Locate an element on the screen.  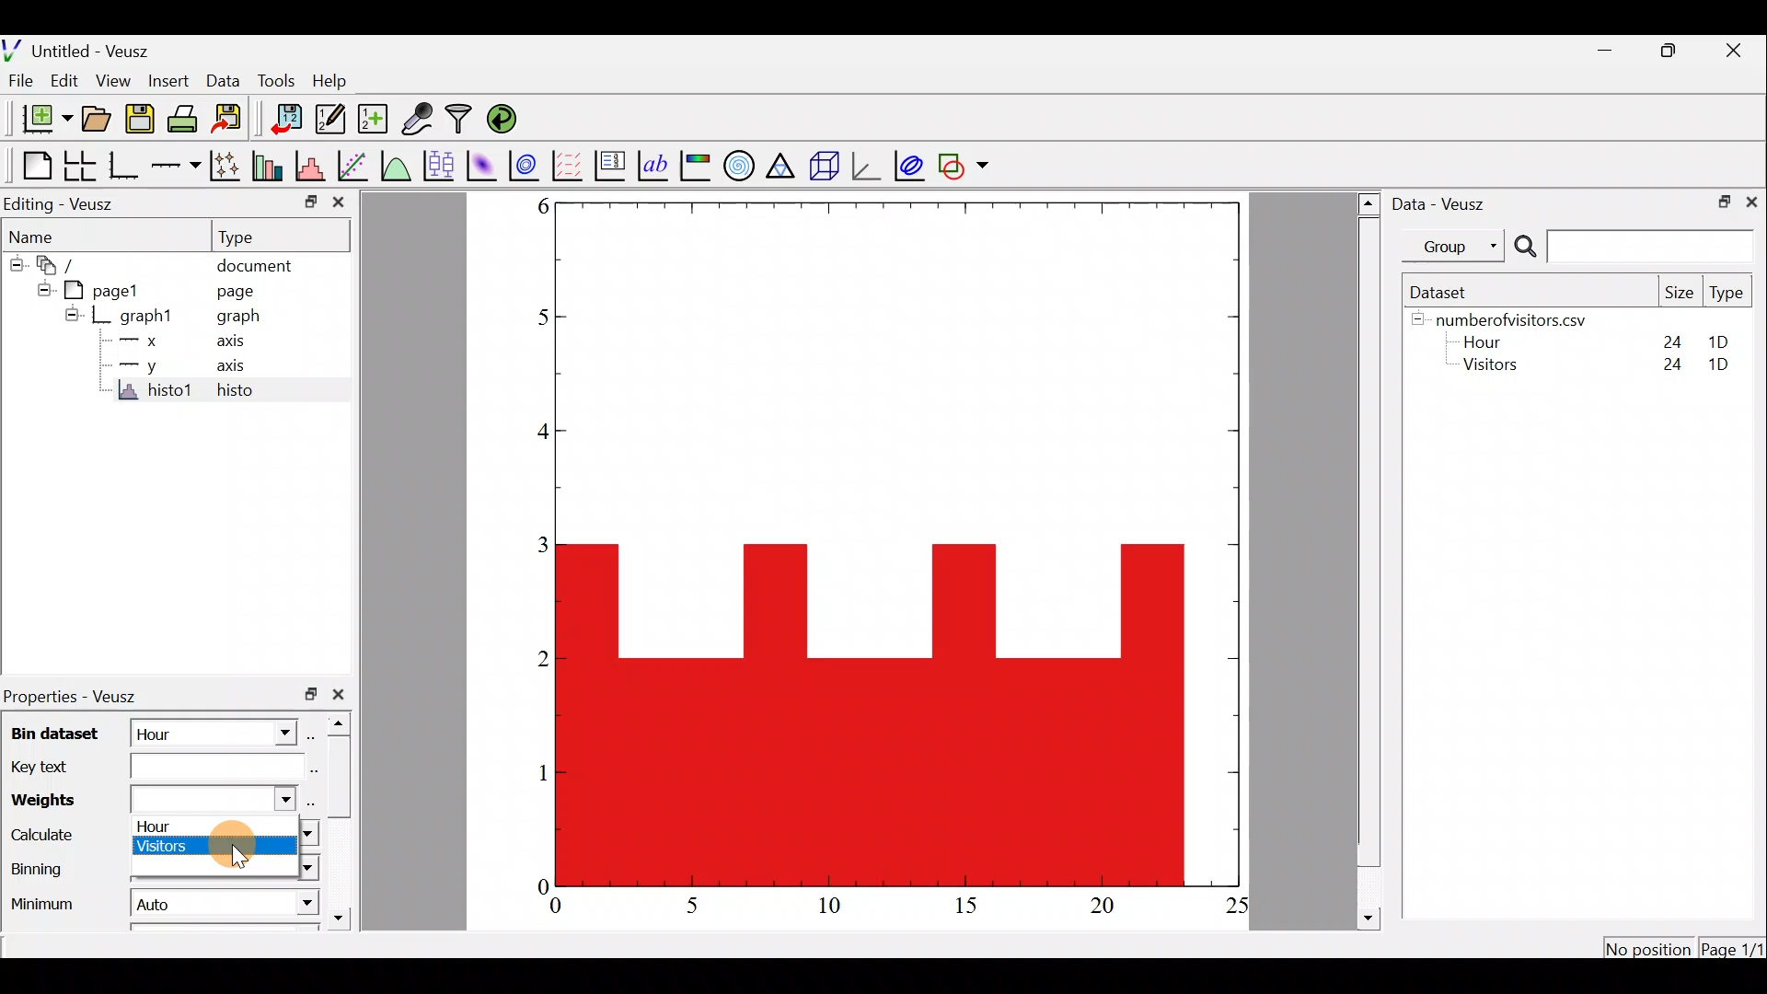
Base graph is located at coordinates (125, 167).